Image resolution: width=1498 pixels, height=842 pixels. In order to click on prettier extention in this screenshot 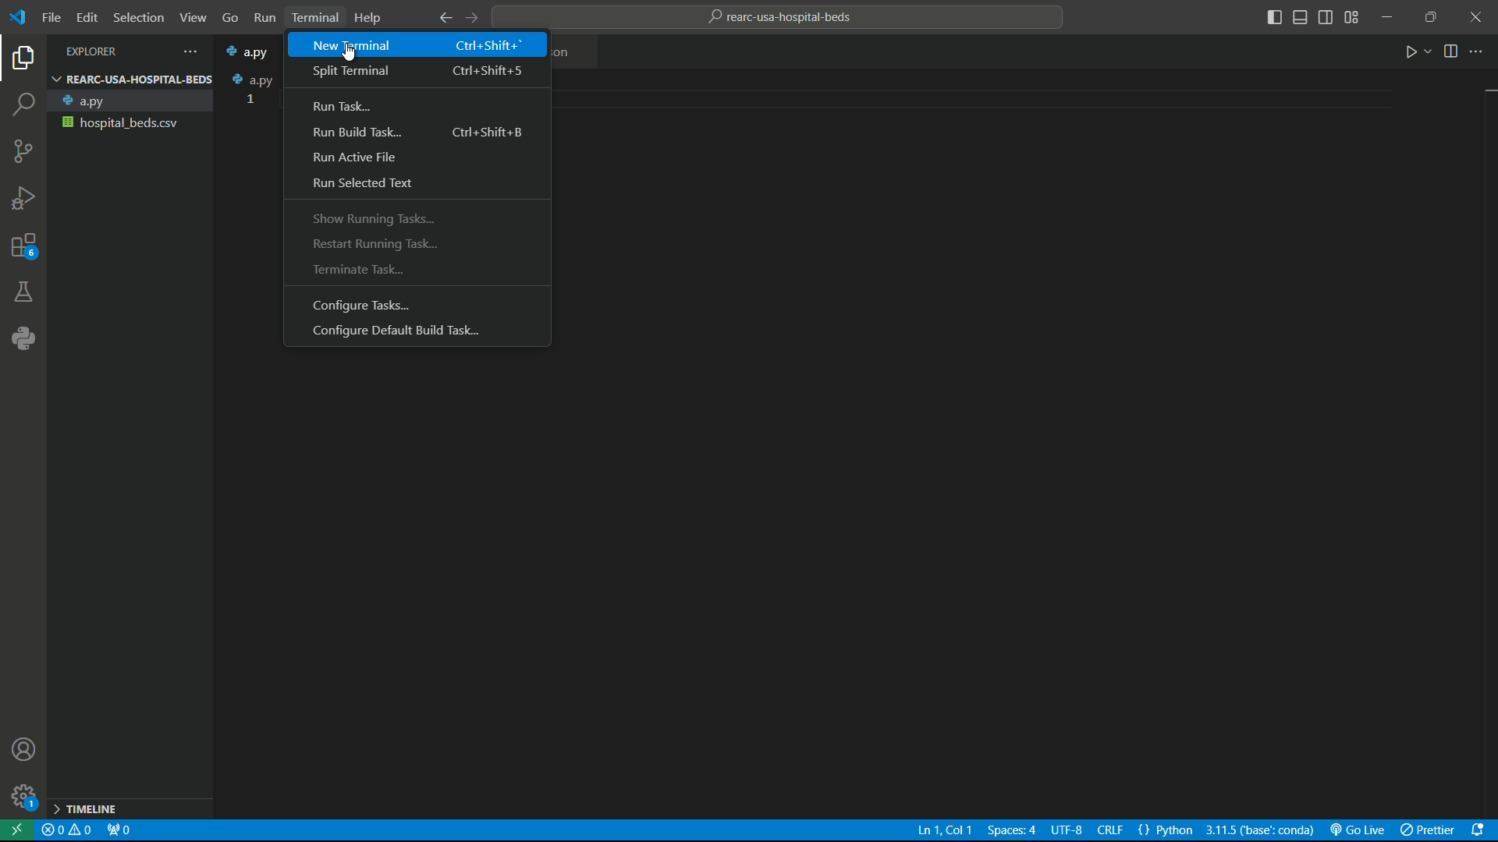, I will do `click(1432, 832)`.